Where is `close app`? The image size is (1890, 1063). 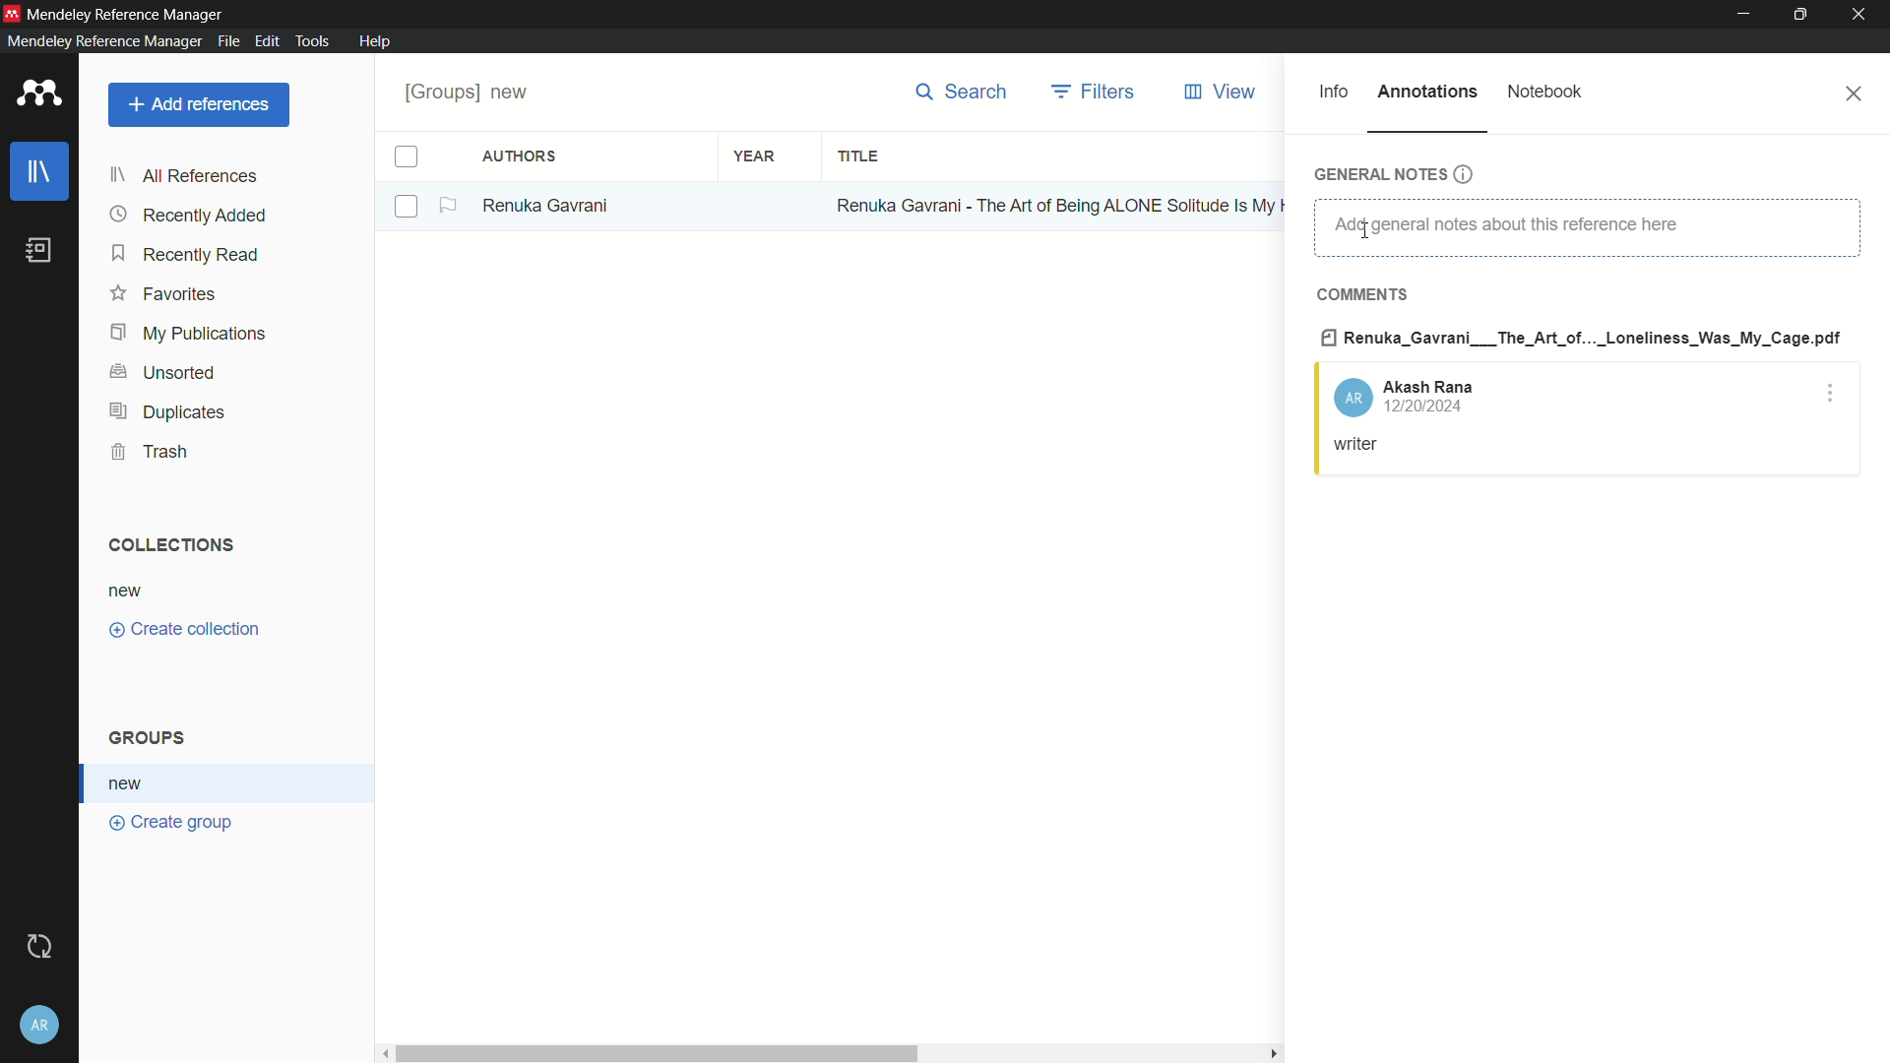
close app is located at coordinates (1864, 15).